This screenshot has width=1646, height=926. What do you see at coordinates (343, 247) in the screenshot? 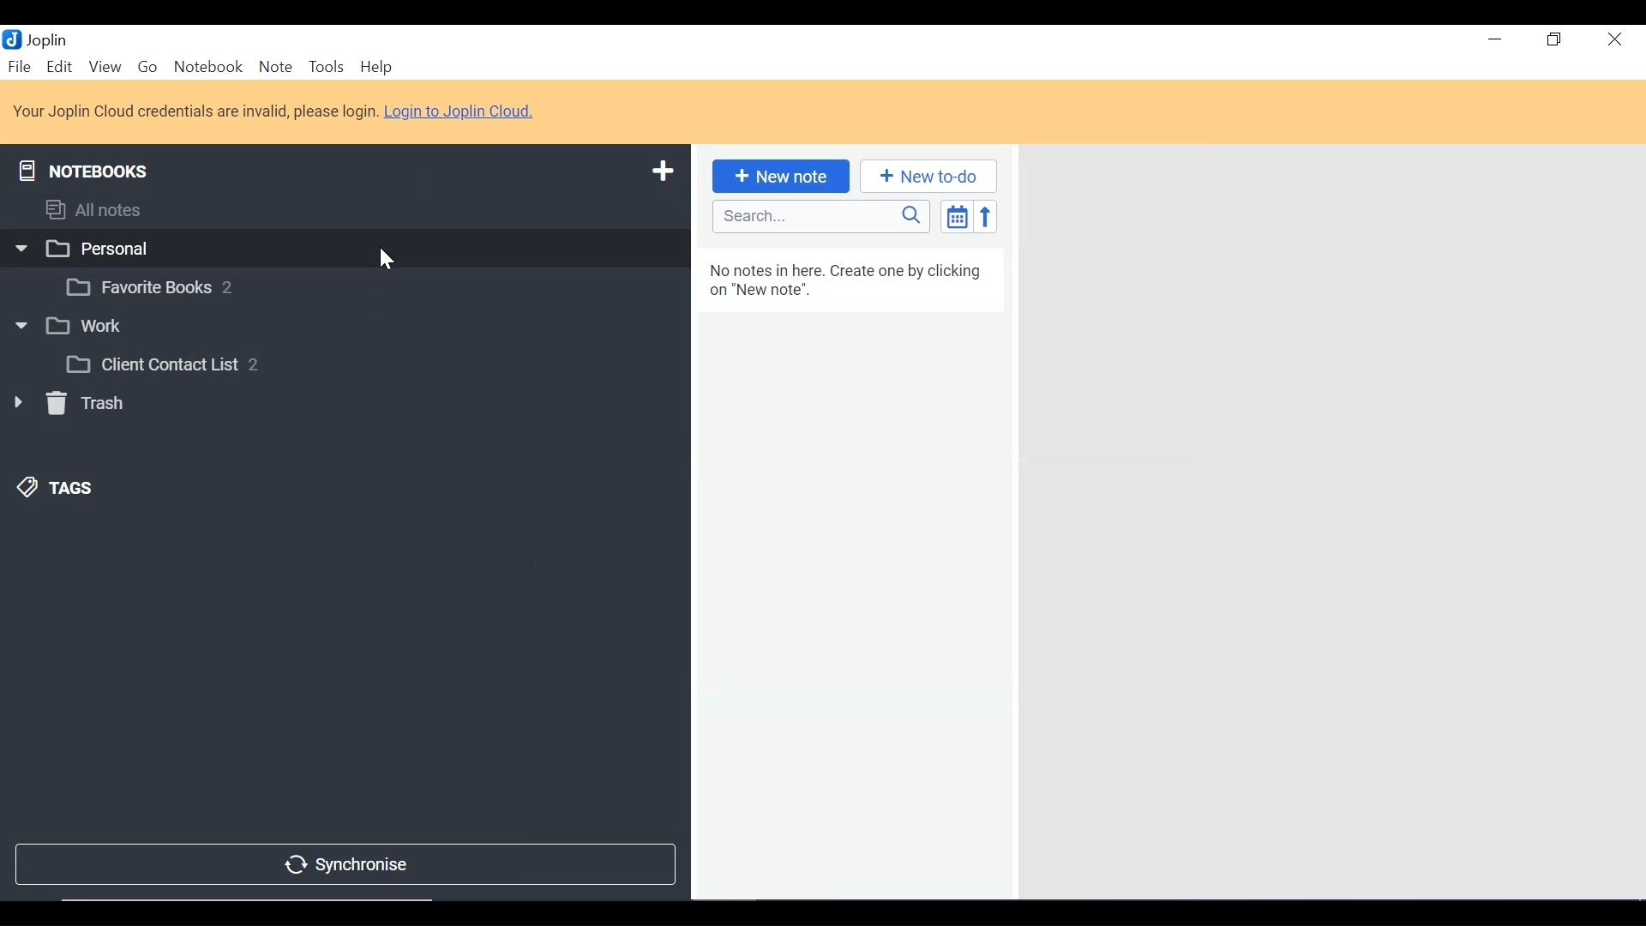
I see `Notebook` at bounding box center [343, 247].